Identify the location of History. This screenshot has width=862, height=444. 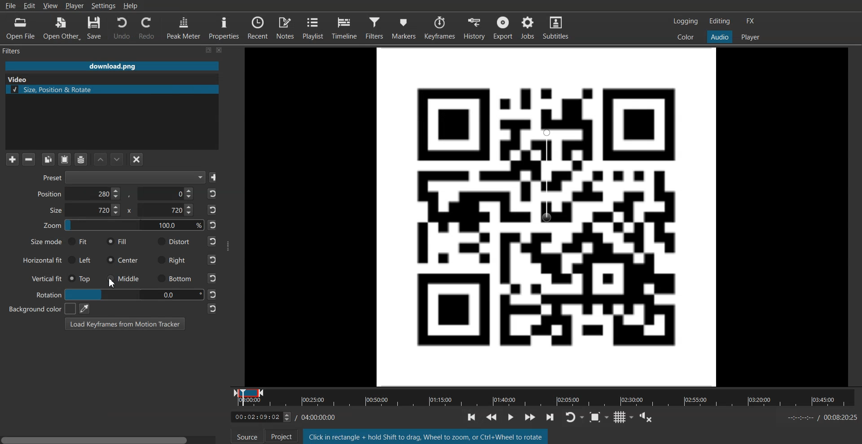
(474, 27).